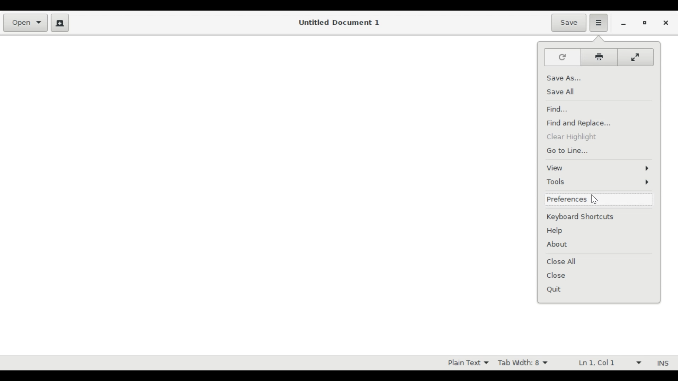  What do you see at coordinates (565, 200) in the screenshot?
I see `Preferences` at bounding box center [565, 200].